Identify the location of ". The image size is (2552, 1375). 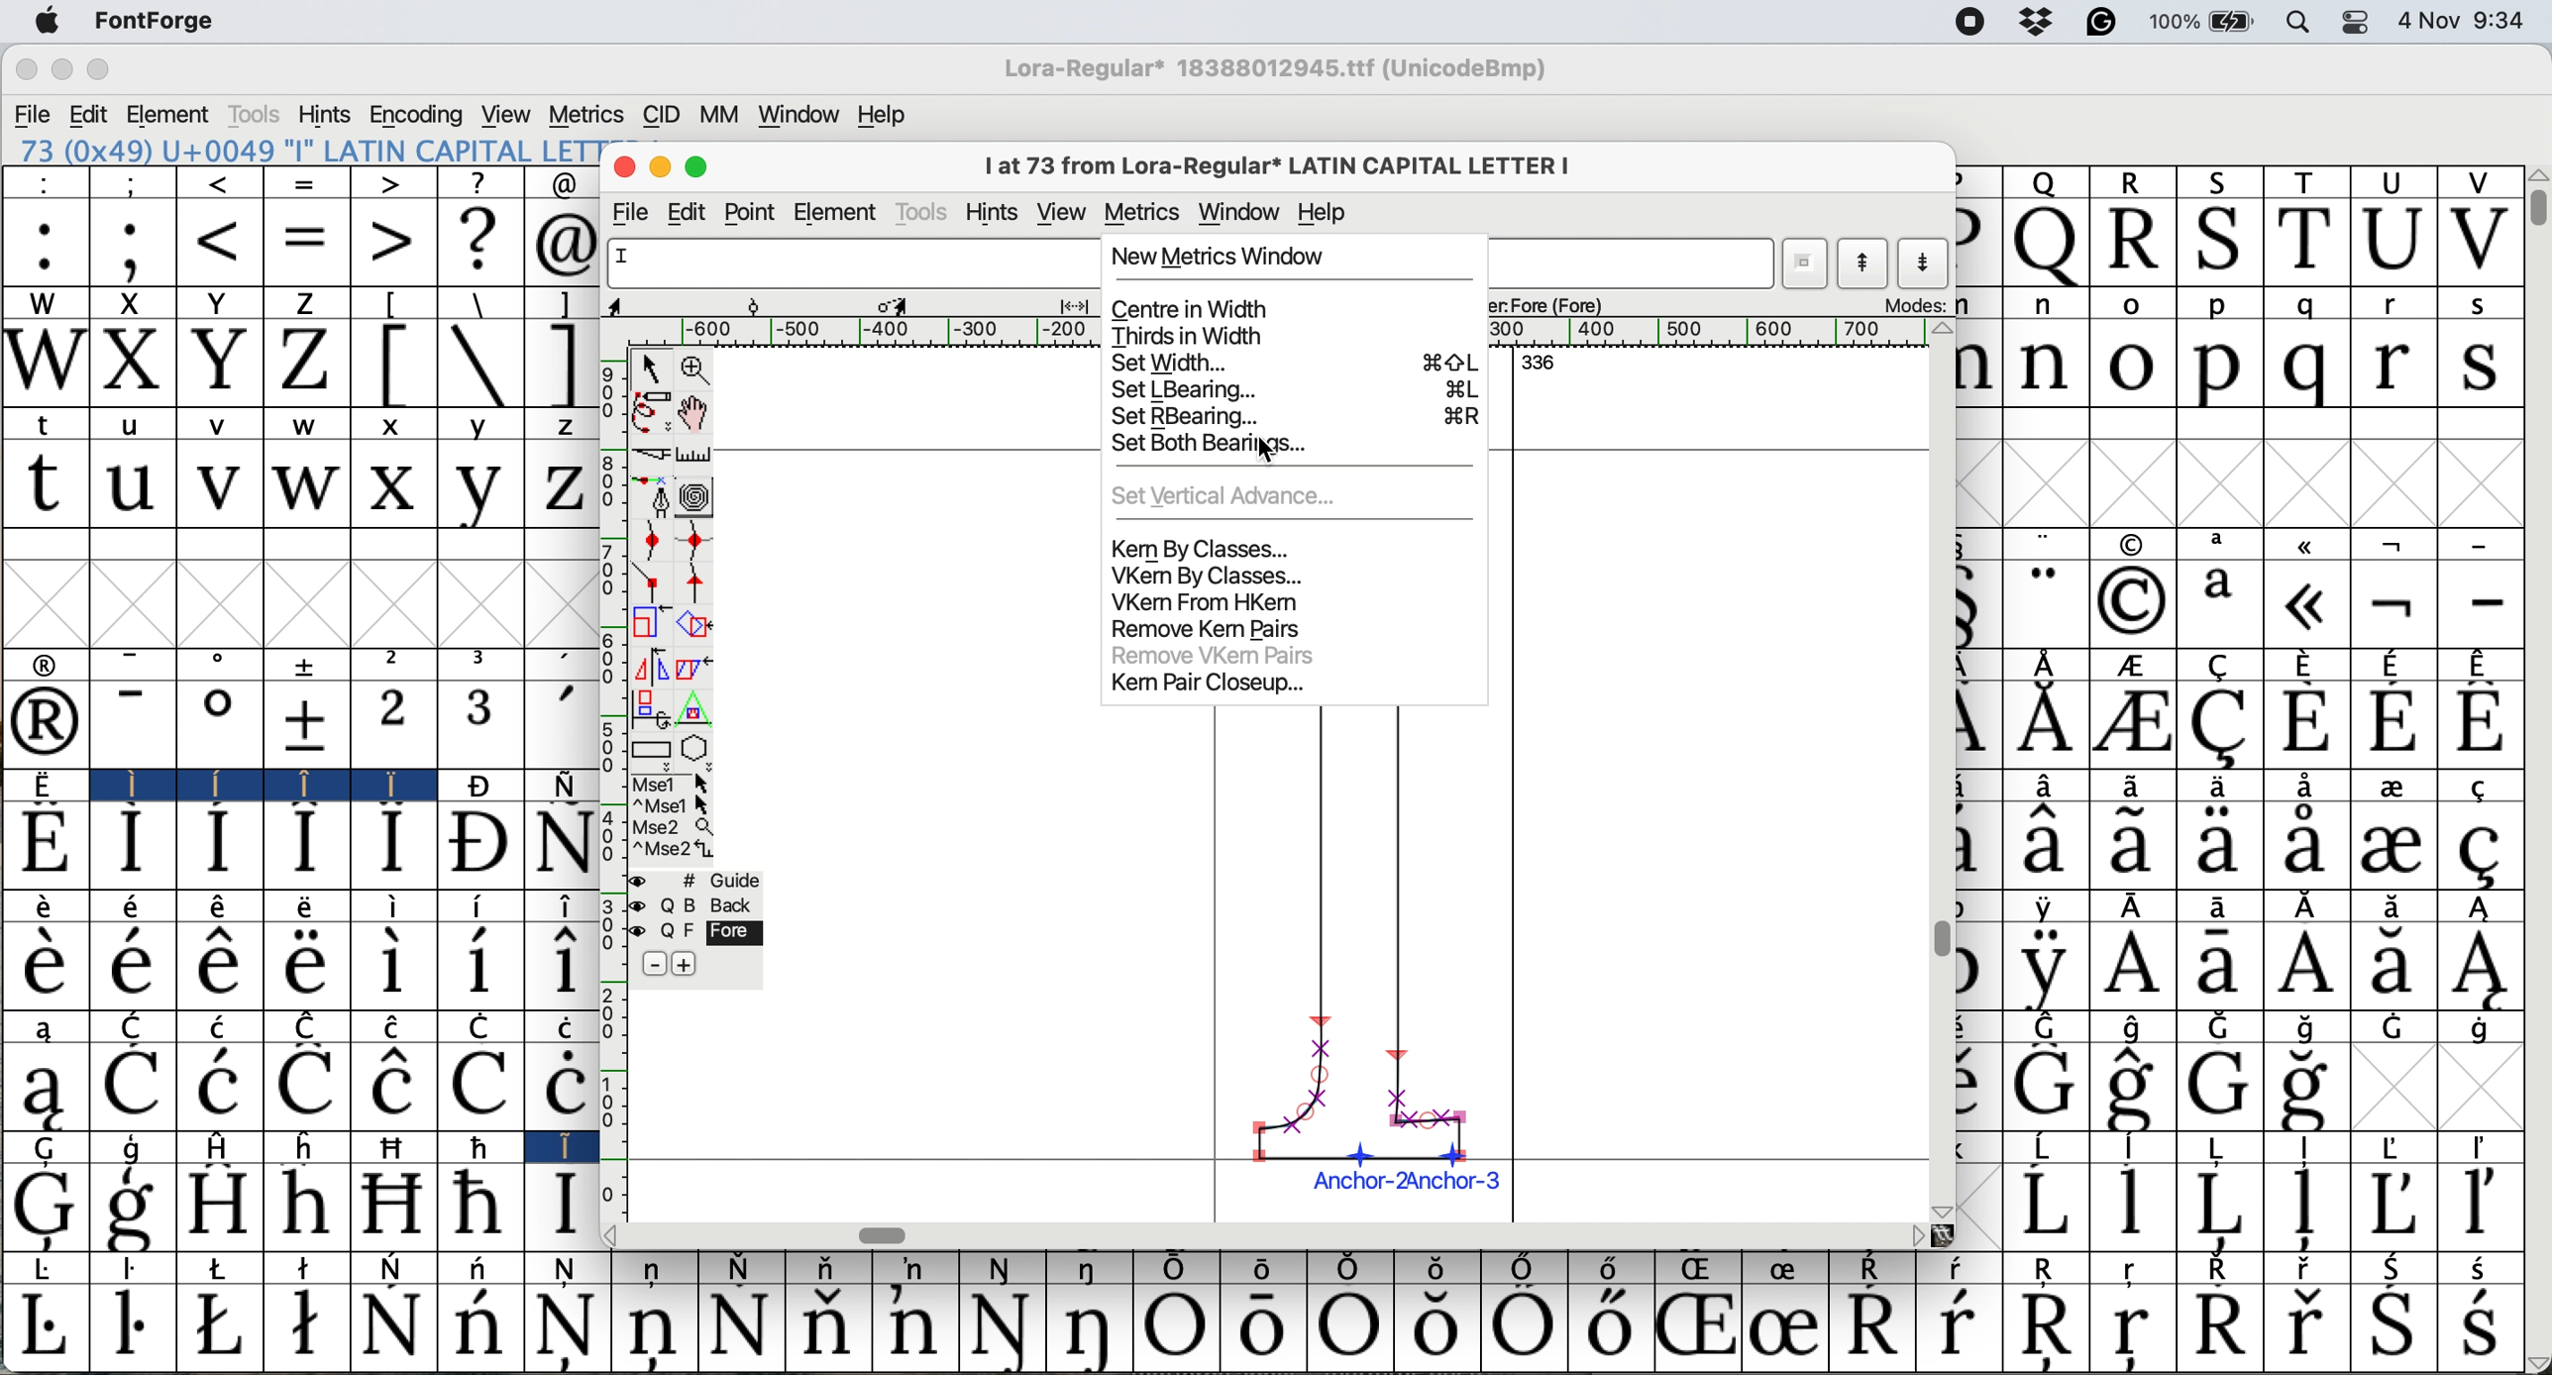
(2042, 601).